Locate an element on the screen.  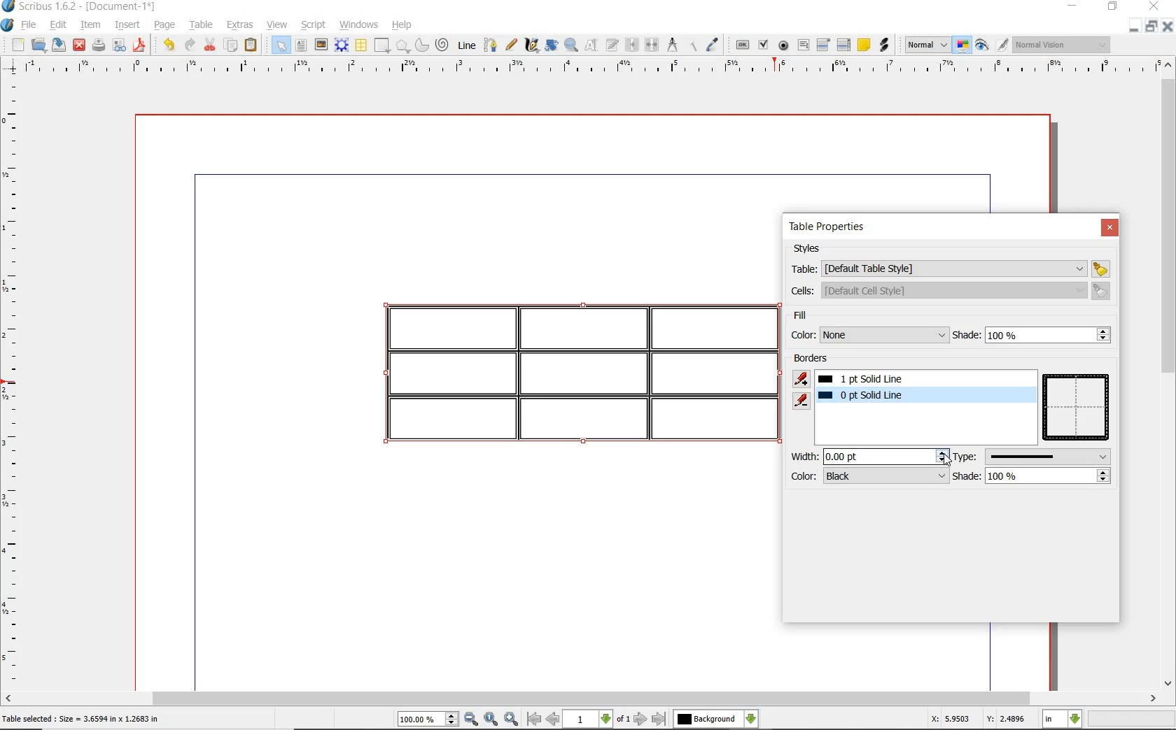
system logo is located at coordinates (8, 25).